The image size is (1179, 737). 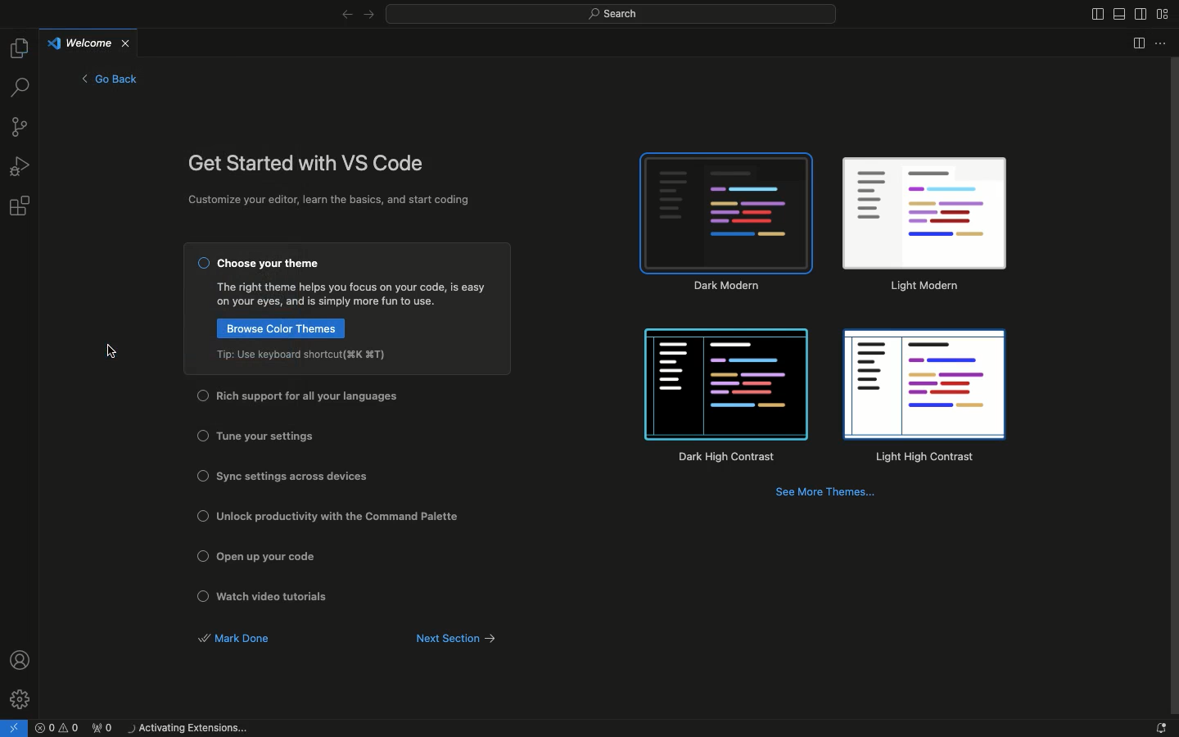 What do you see at coordinates (203, 435) in the screenshot?
I see `Checkbox` at bounding box center [203, 435].